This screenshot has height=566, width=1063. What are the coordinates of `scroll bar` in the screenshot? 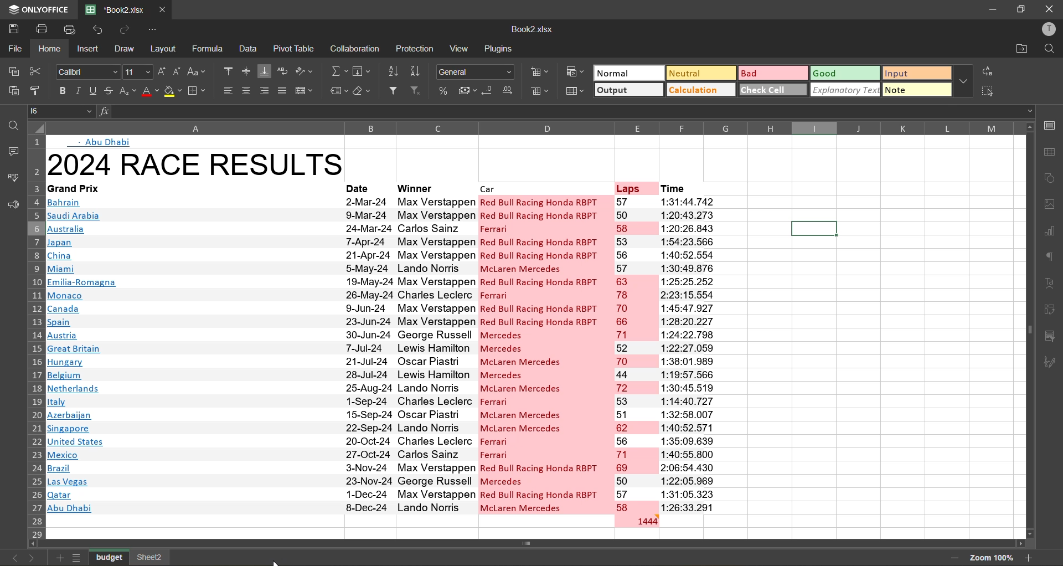 It's located at (1026, 290).